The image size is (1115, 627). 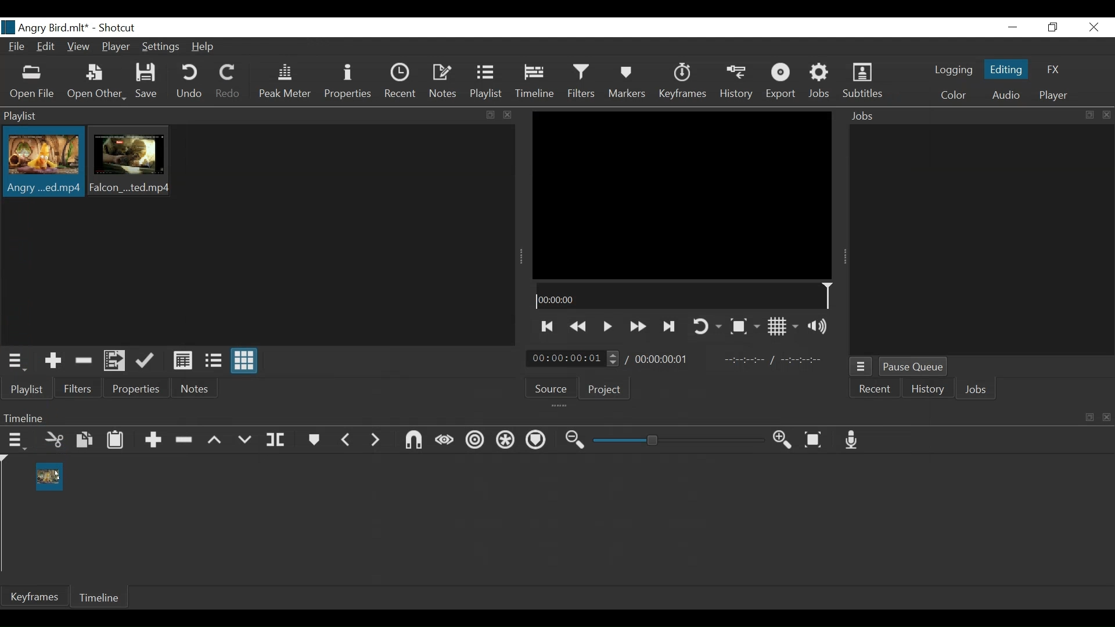 What do you see at coordinates (671, 327) in the screenshot?
I see `Skip to the next point ` at bounding box center [671, 327].